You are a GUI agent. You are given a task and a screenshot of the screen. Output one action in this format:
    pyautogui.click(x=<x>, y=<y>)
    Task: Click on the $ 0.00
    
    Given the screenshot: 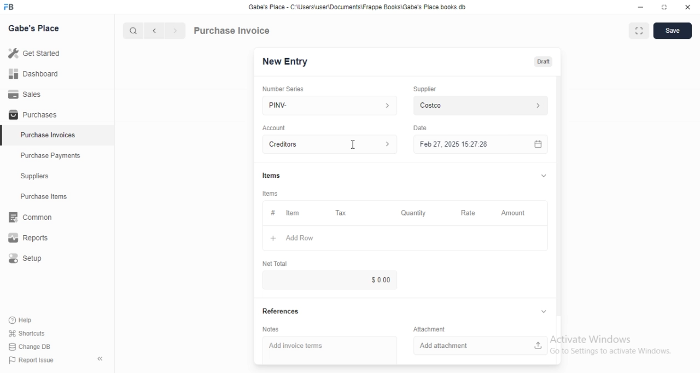 What is the action you would take?
    pyautogui.click(x=329, y=280)
    